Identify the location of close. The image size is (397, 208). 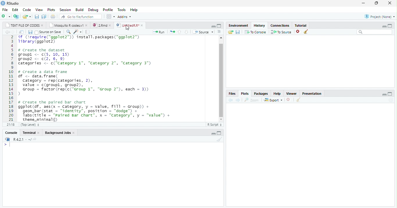
(74, 133).